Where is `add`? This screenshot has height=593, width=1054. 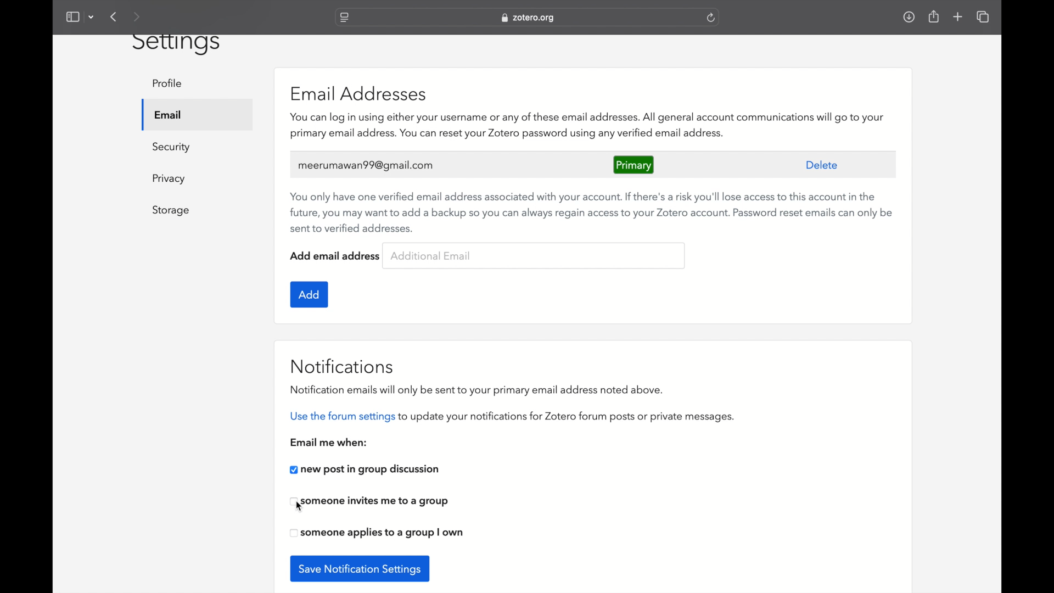
add is located at coordinates (310, 294).